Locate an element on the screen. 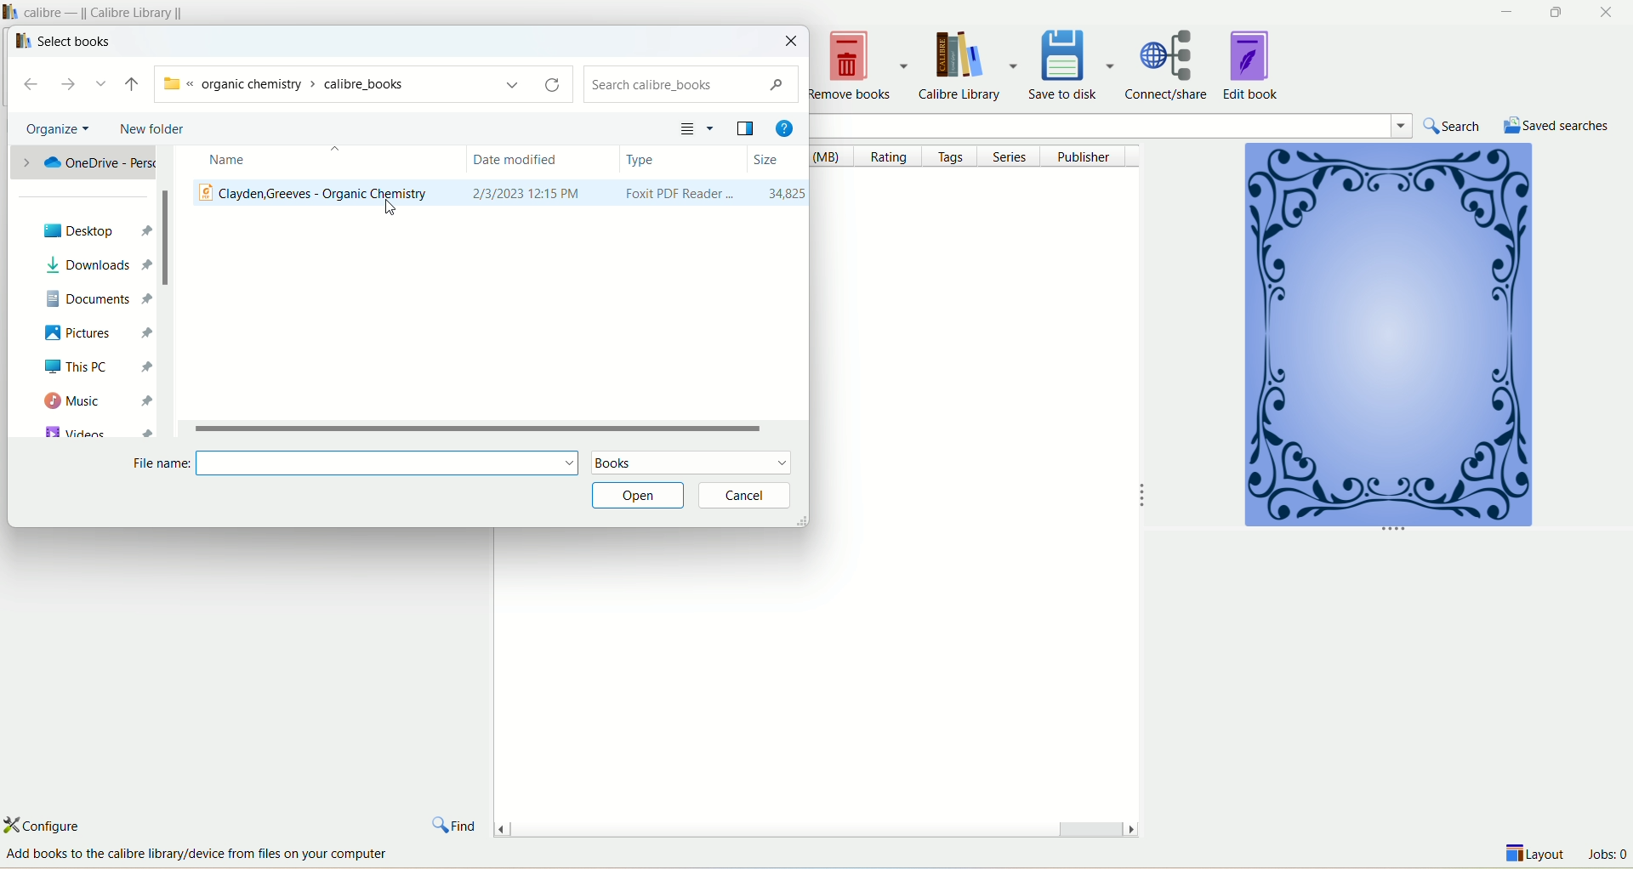 Image resolution: width=1633 pixels, height=869 pixels. search is located at coordinates (1455, 126).